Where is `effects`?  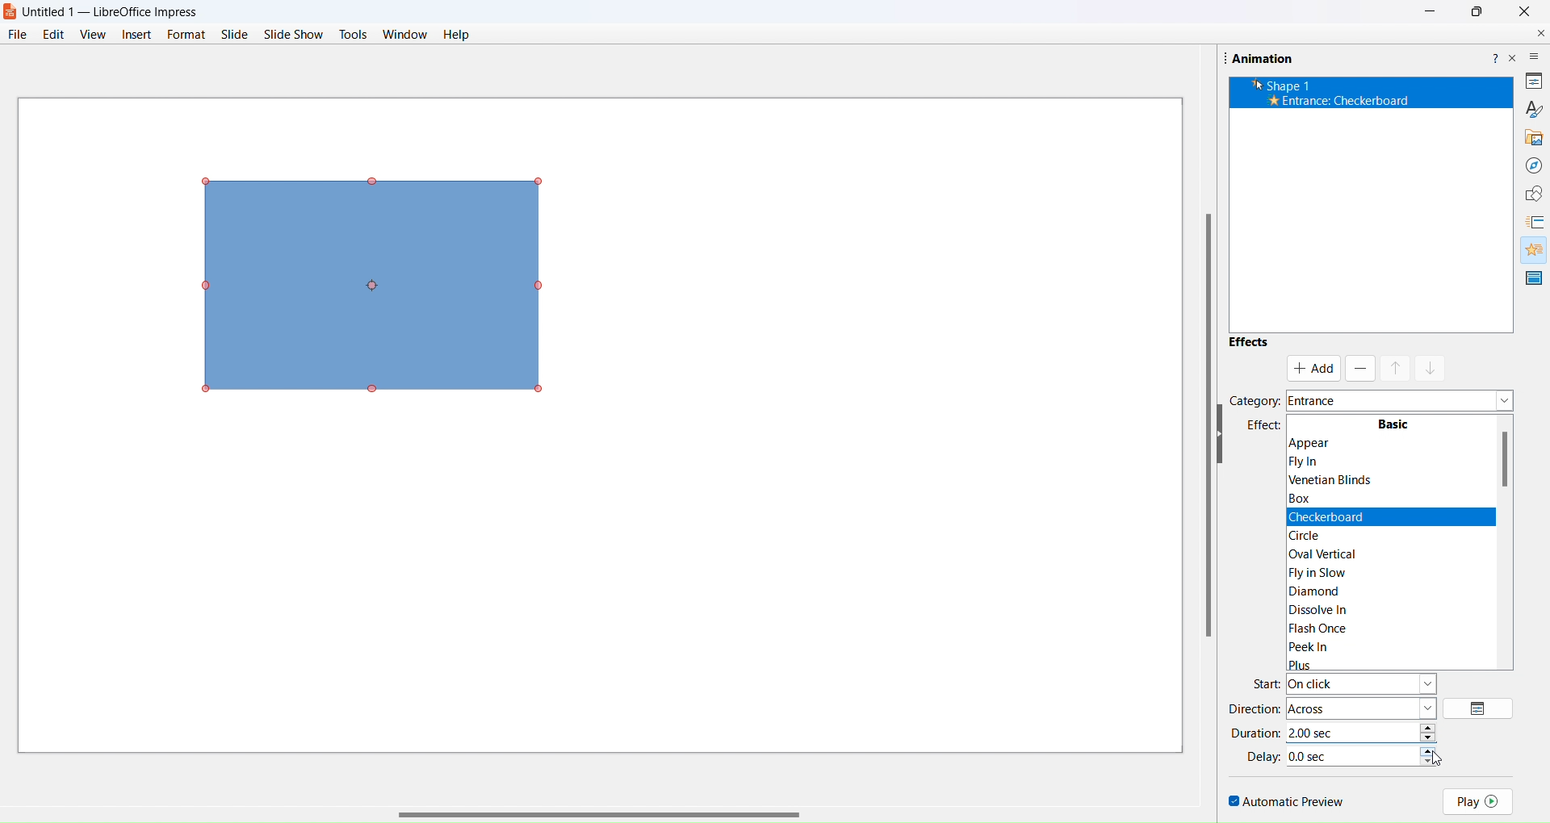
effects is located at coordinates (1255, 426).